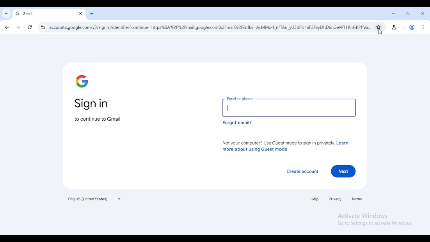  Describe the element at coordinates (394, 27) in the screenshot. I see `search labs` at that location.